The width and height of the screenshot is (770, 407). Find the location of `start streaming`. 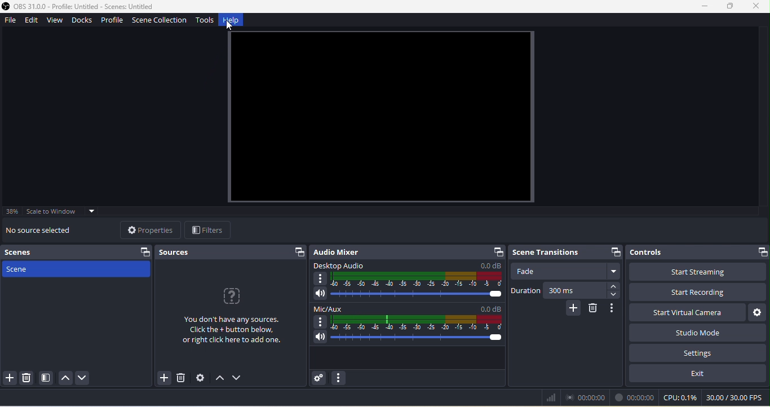

start streaming is located at coordinates (698, 272).